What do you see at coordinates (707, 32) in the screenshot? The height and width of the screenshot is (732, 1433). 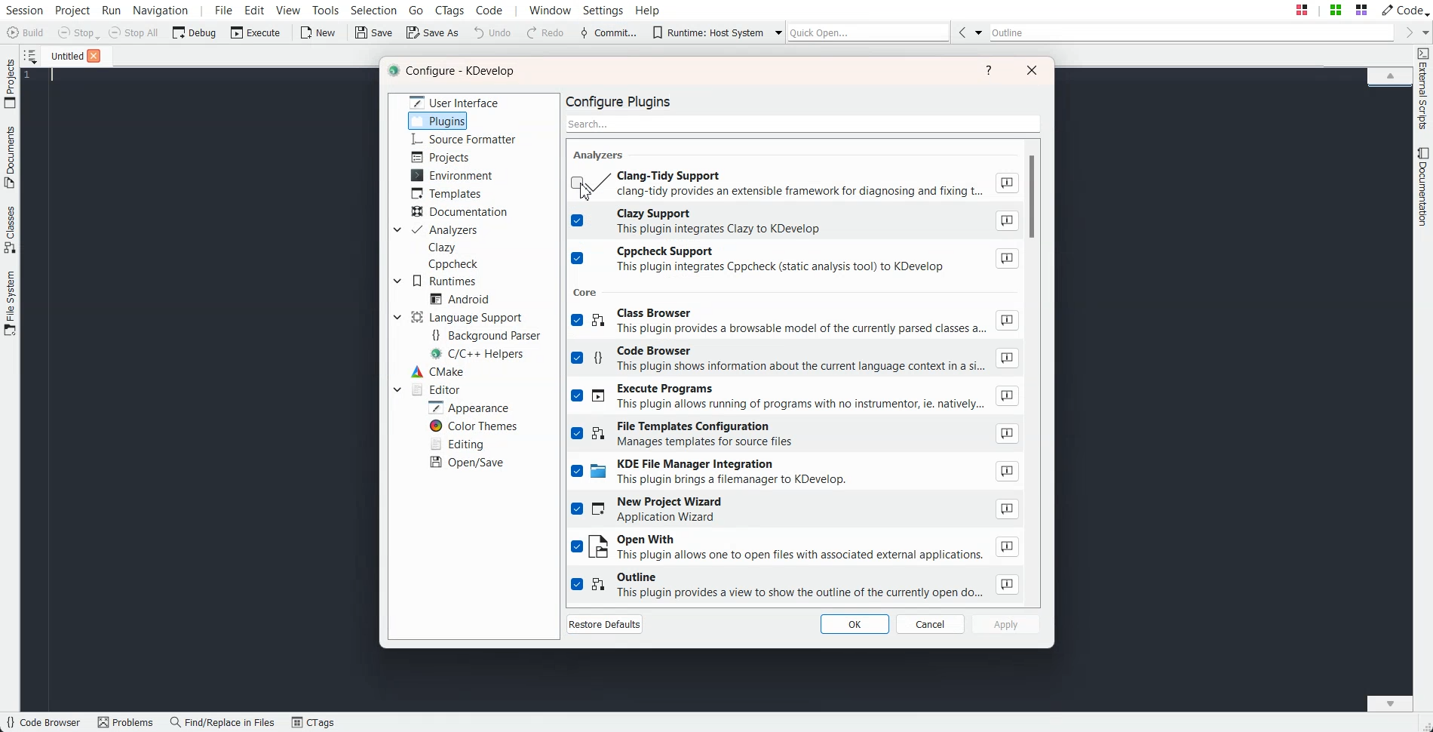 I see `Runtime: Host System` at bounding box center [707, 32].